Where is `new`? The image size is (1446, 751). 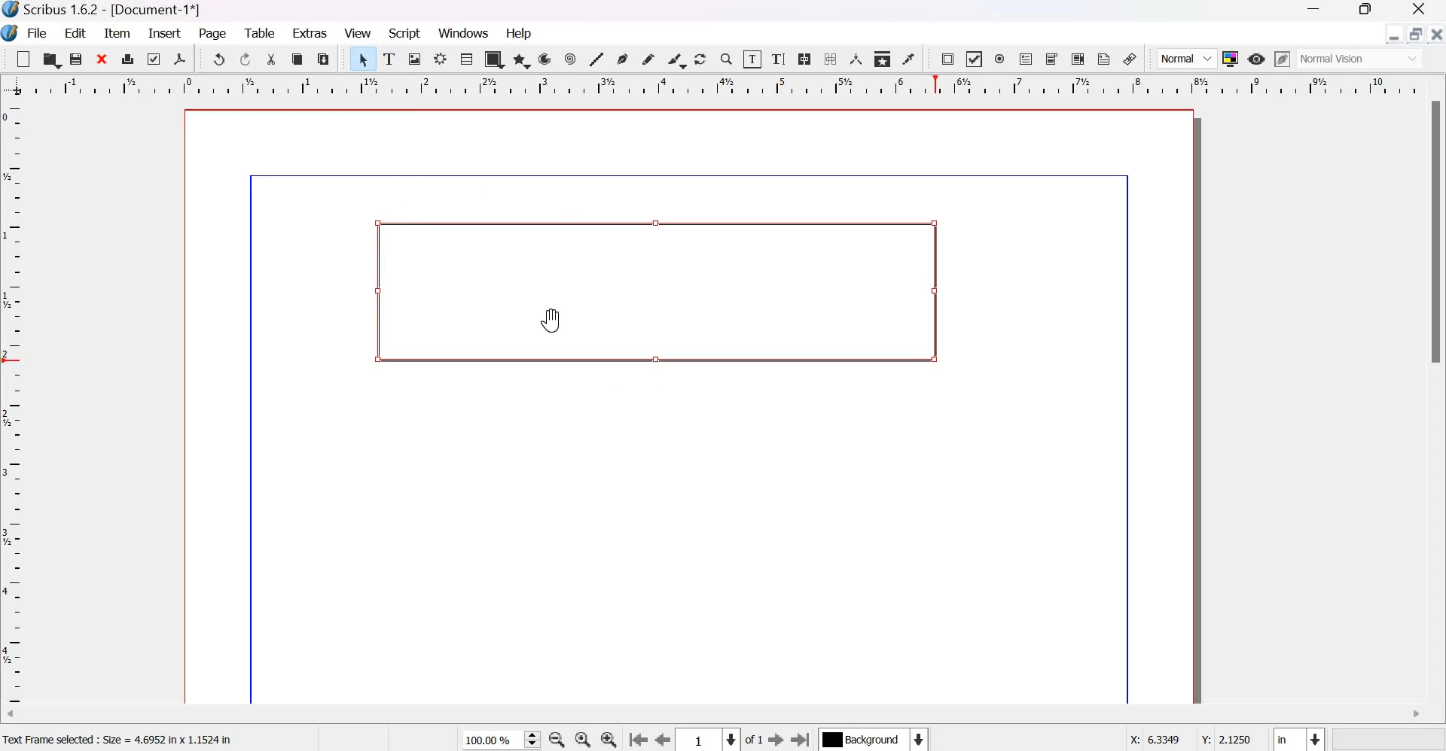 new is located at coordinates (23, 59).